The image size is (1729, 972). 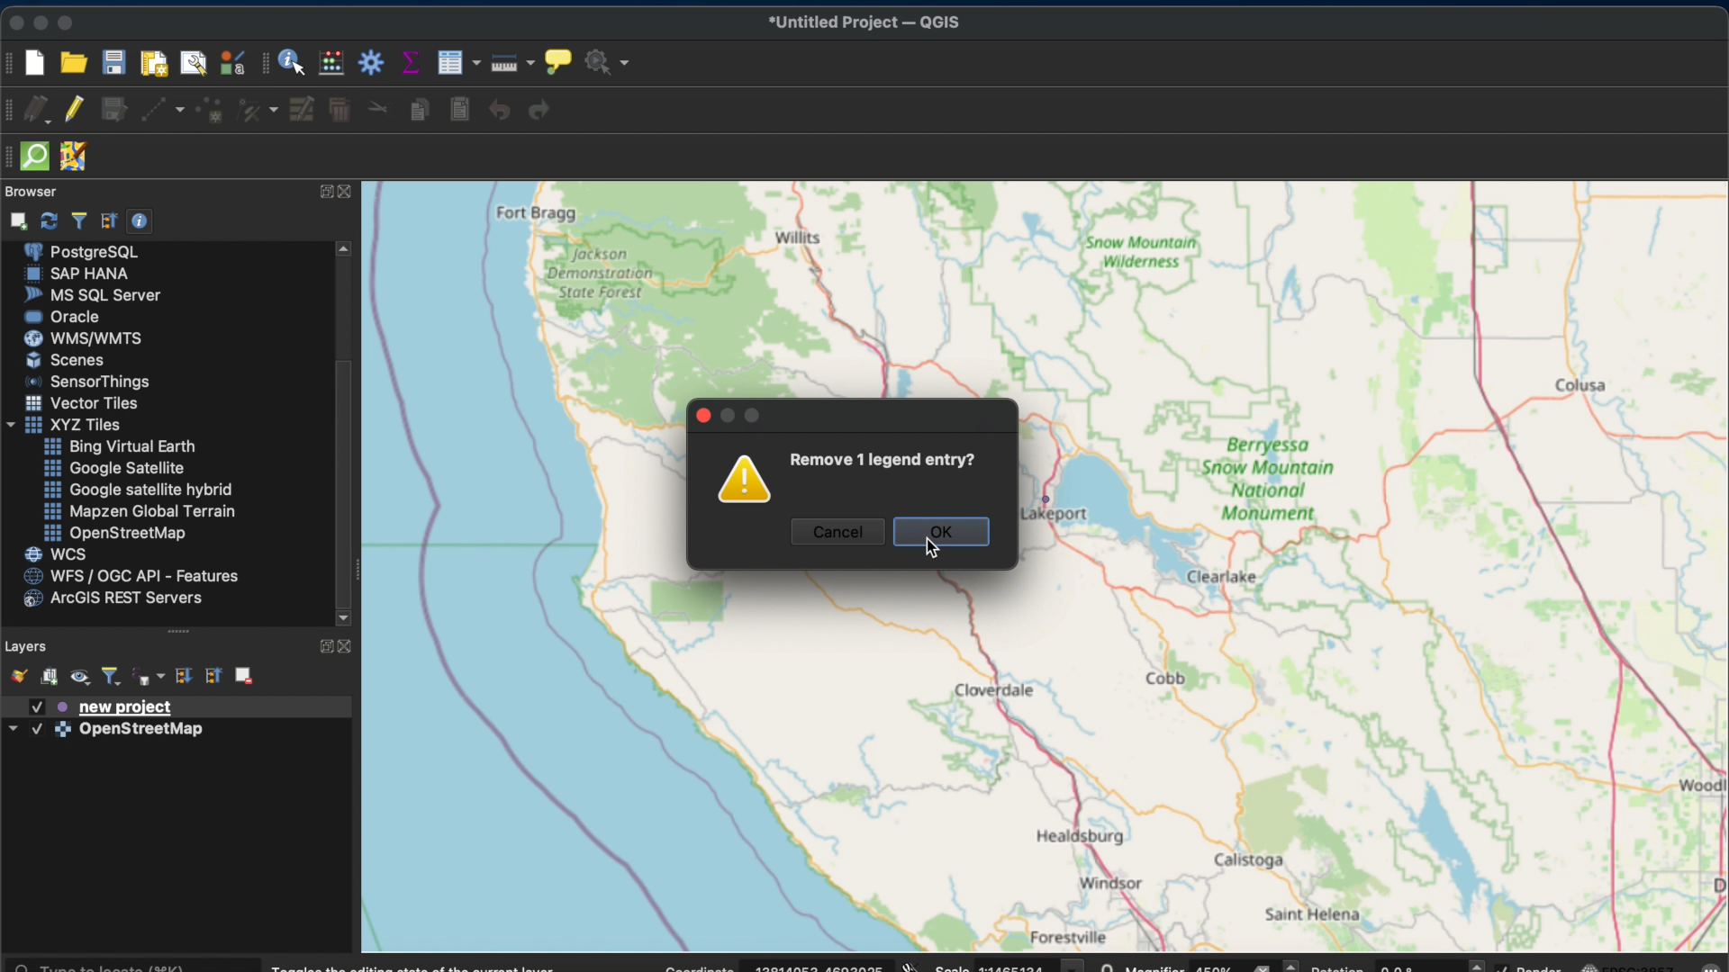 I want to click on save project, so click(x=114, y=64).